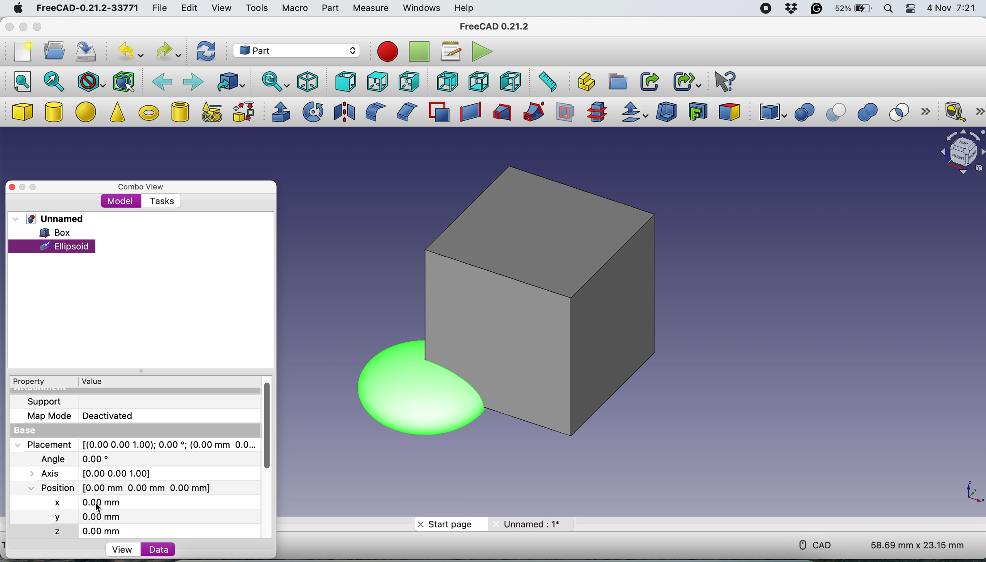 The height and width of the screenshot is (562, 986). What do you see at coordinates (408, 83) in the screenshot?
I see `right` at bounding box center [408, 83].